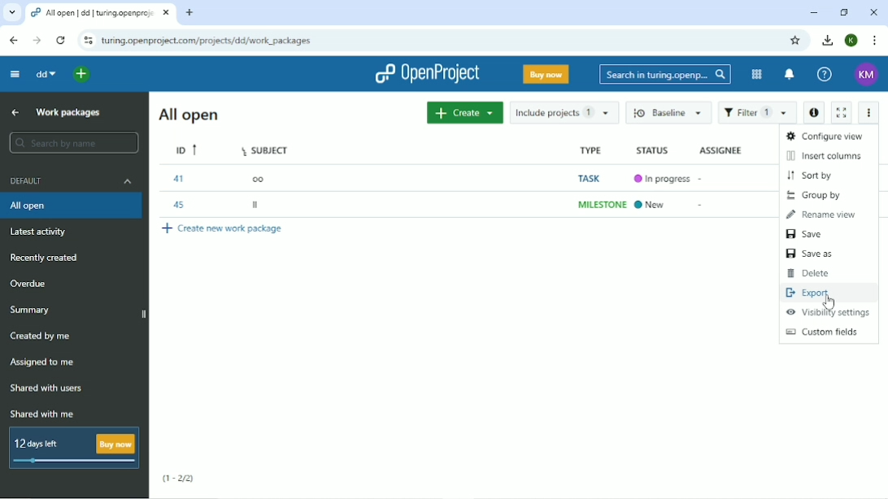 Image resolution: width=888 pixels, height=499 pixels. Describe the element at coordinates (15, 74) in the screenshot. I see `Collapse project menu` at that location.